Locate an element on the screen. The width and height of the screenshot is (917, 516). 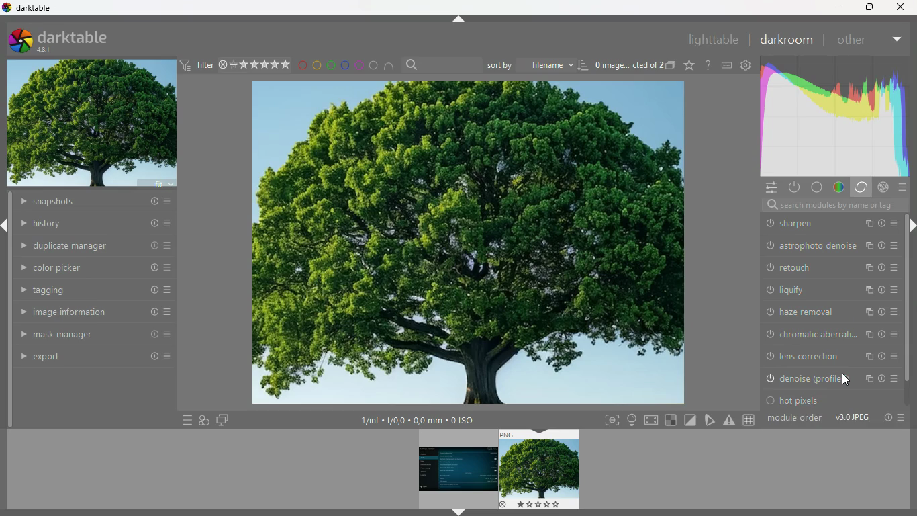
power is located at coordinates (795, 188).